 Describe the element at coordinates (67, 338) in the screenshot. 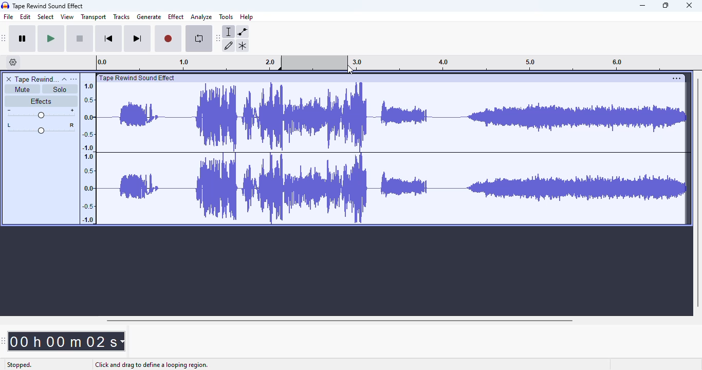

I see `00h 00 m 02 s` at that location.